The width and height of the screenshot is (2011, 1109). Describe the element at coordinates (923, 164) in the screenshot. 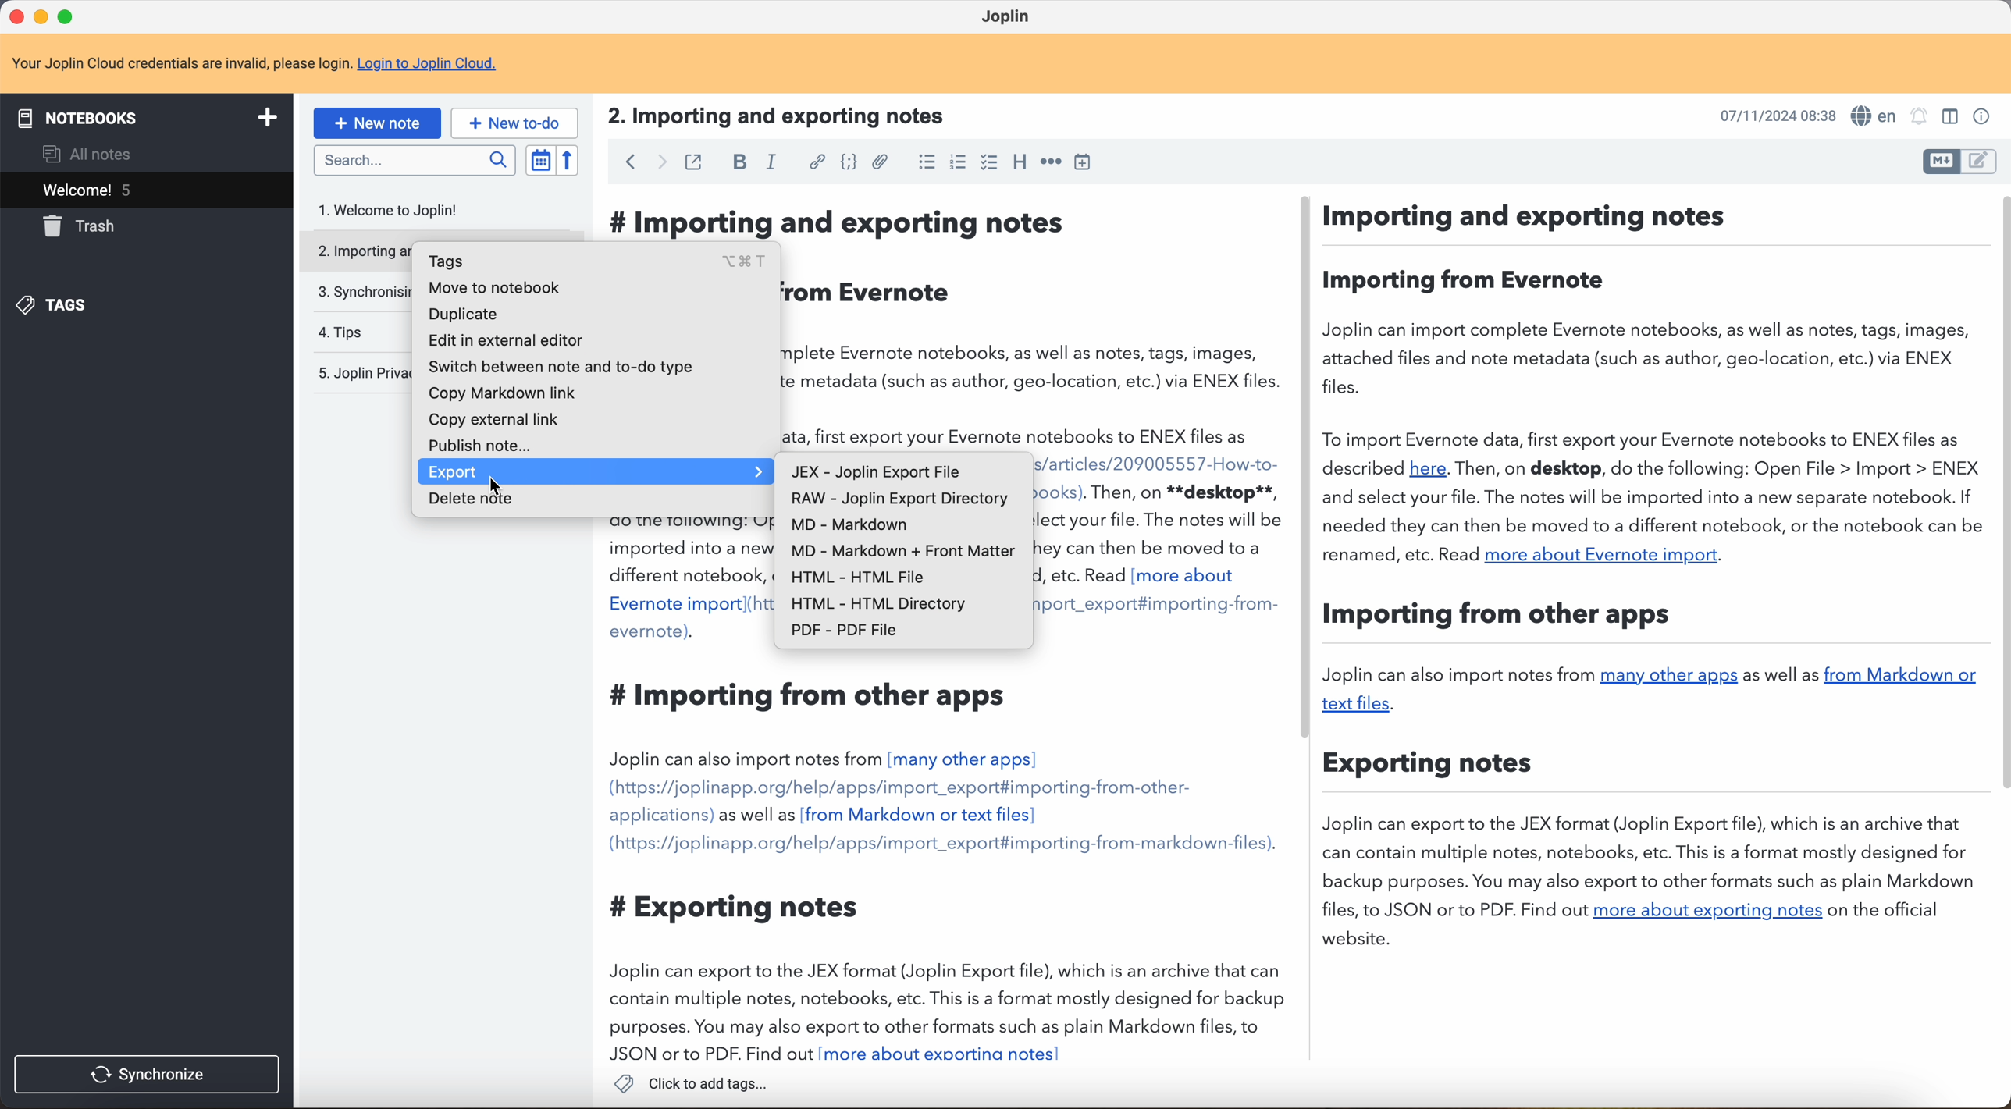

I see `bulleted list` at that location.